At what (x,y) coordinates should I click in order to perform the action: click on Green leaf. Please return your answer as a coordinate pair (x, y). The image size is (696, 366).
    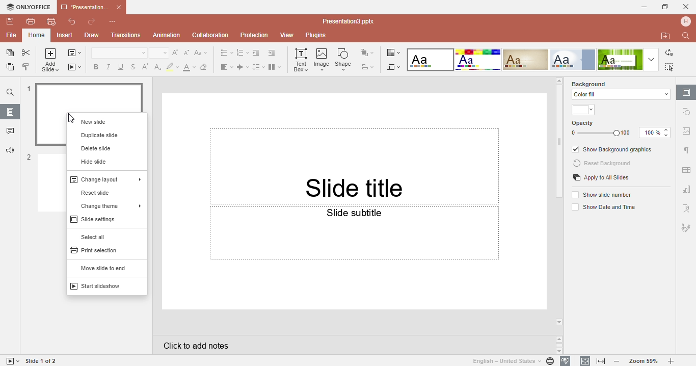
    Looking at the image, I should click on (620, 60).